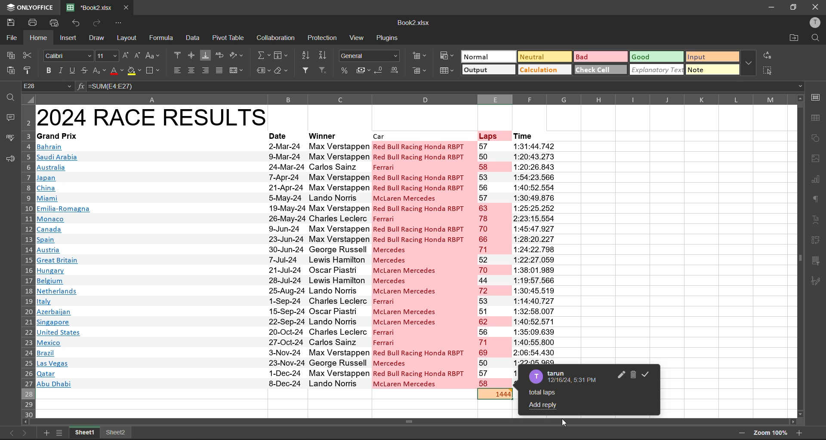 Image resolution: width=826 pixels, height=440 pixels. Describe the element at coordinates (447, 73) in the screenshot. I see `format as table` at that location.